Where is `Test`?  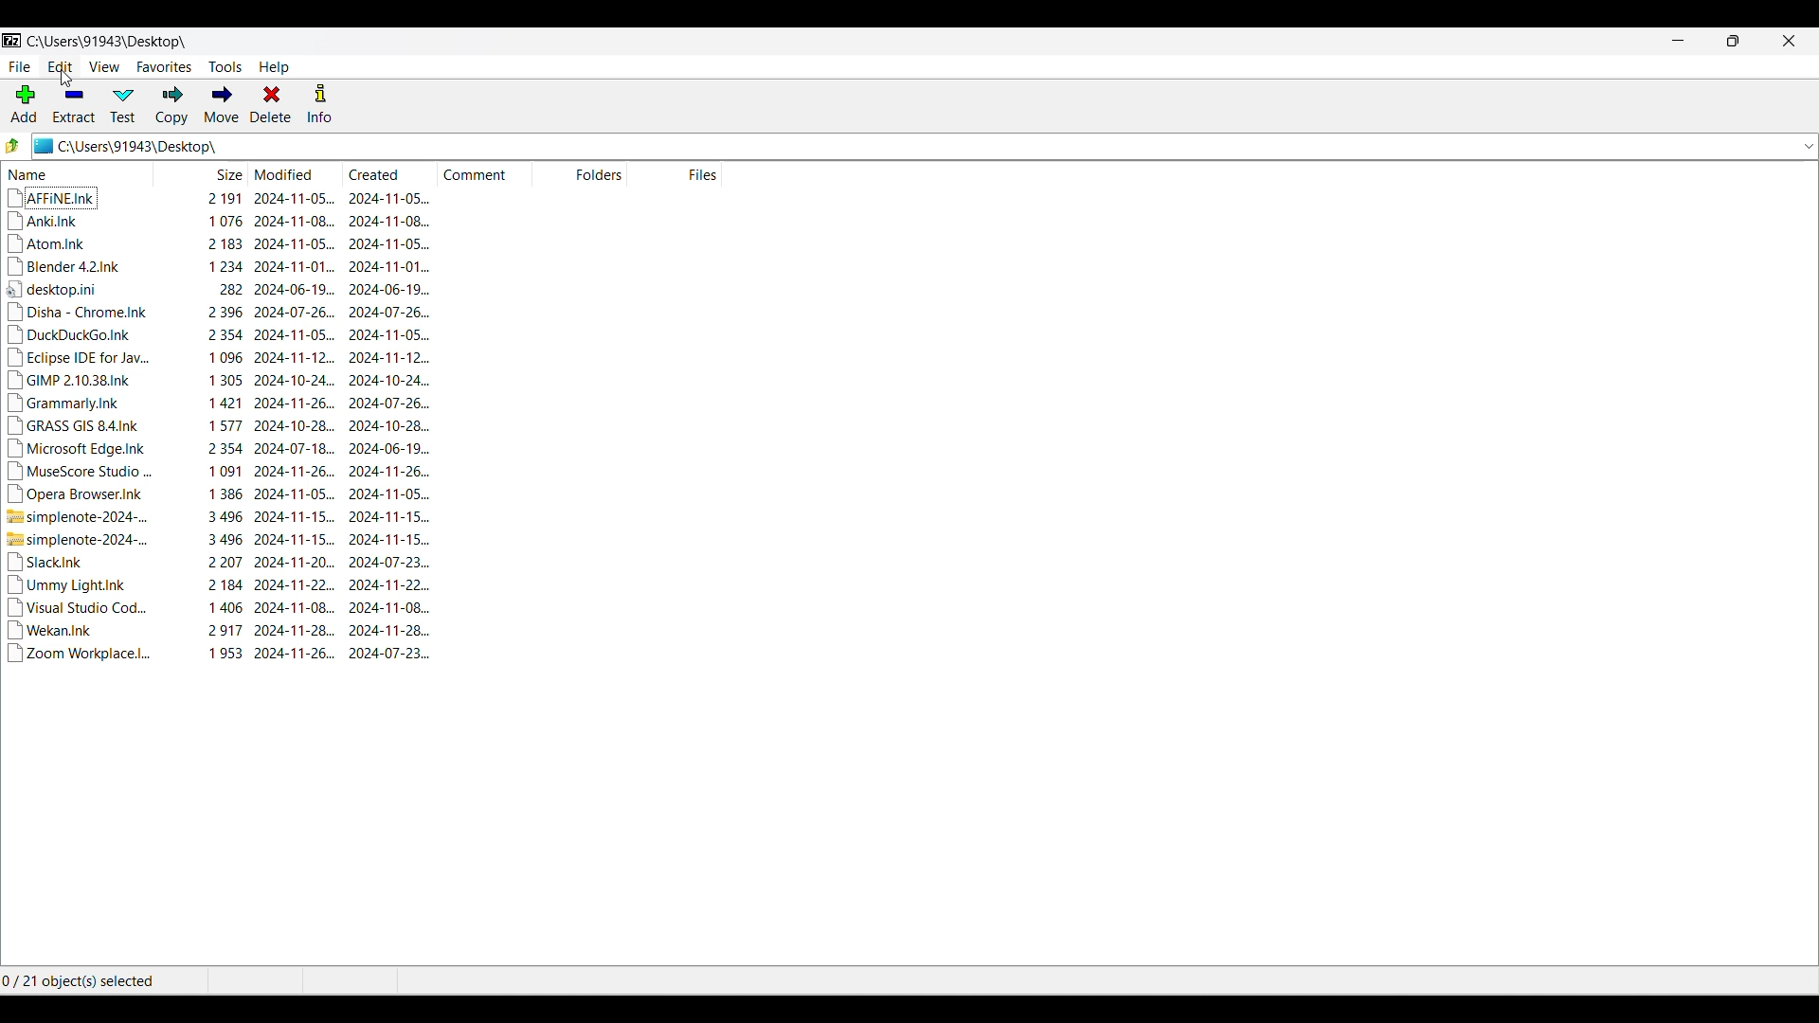
Test is located at coordinates (123, 104).